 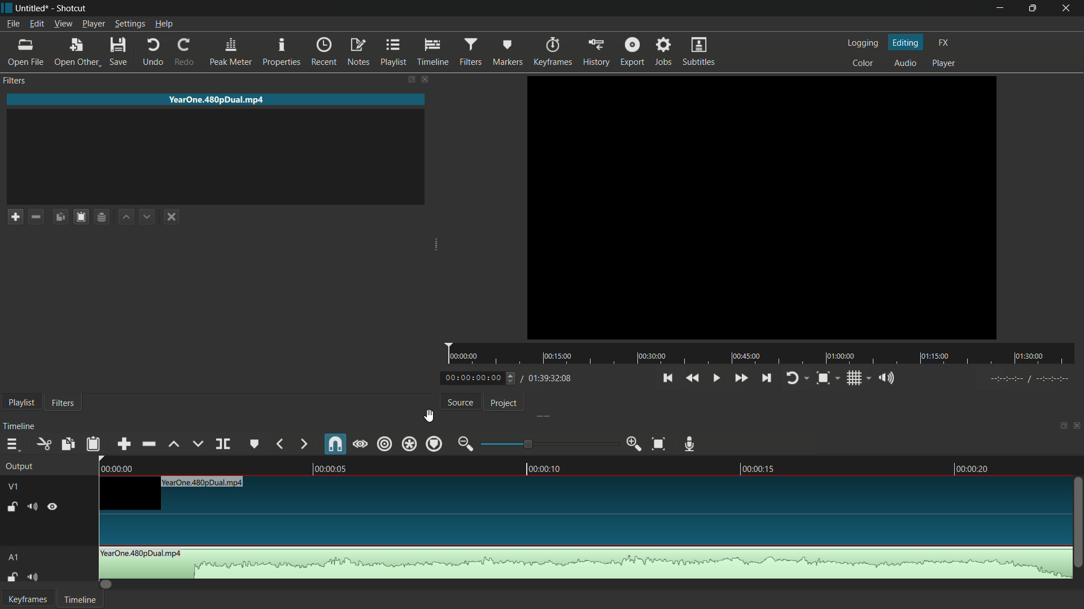 What do you see at coordinates (125, 217) in the screenshot?
I see `move filter up` at bounding box center [125, 217].